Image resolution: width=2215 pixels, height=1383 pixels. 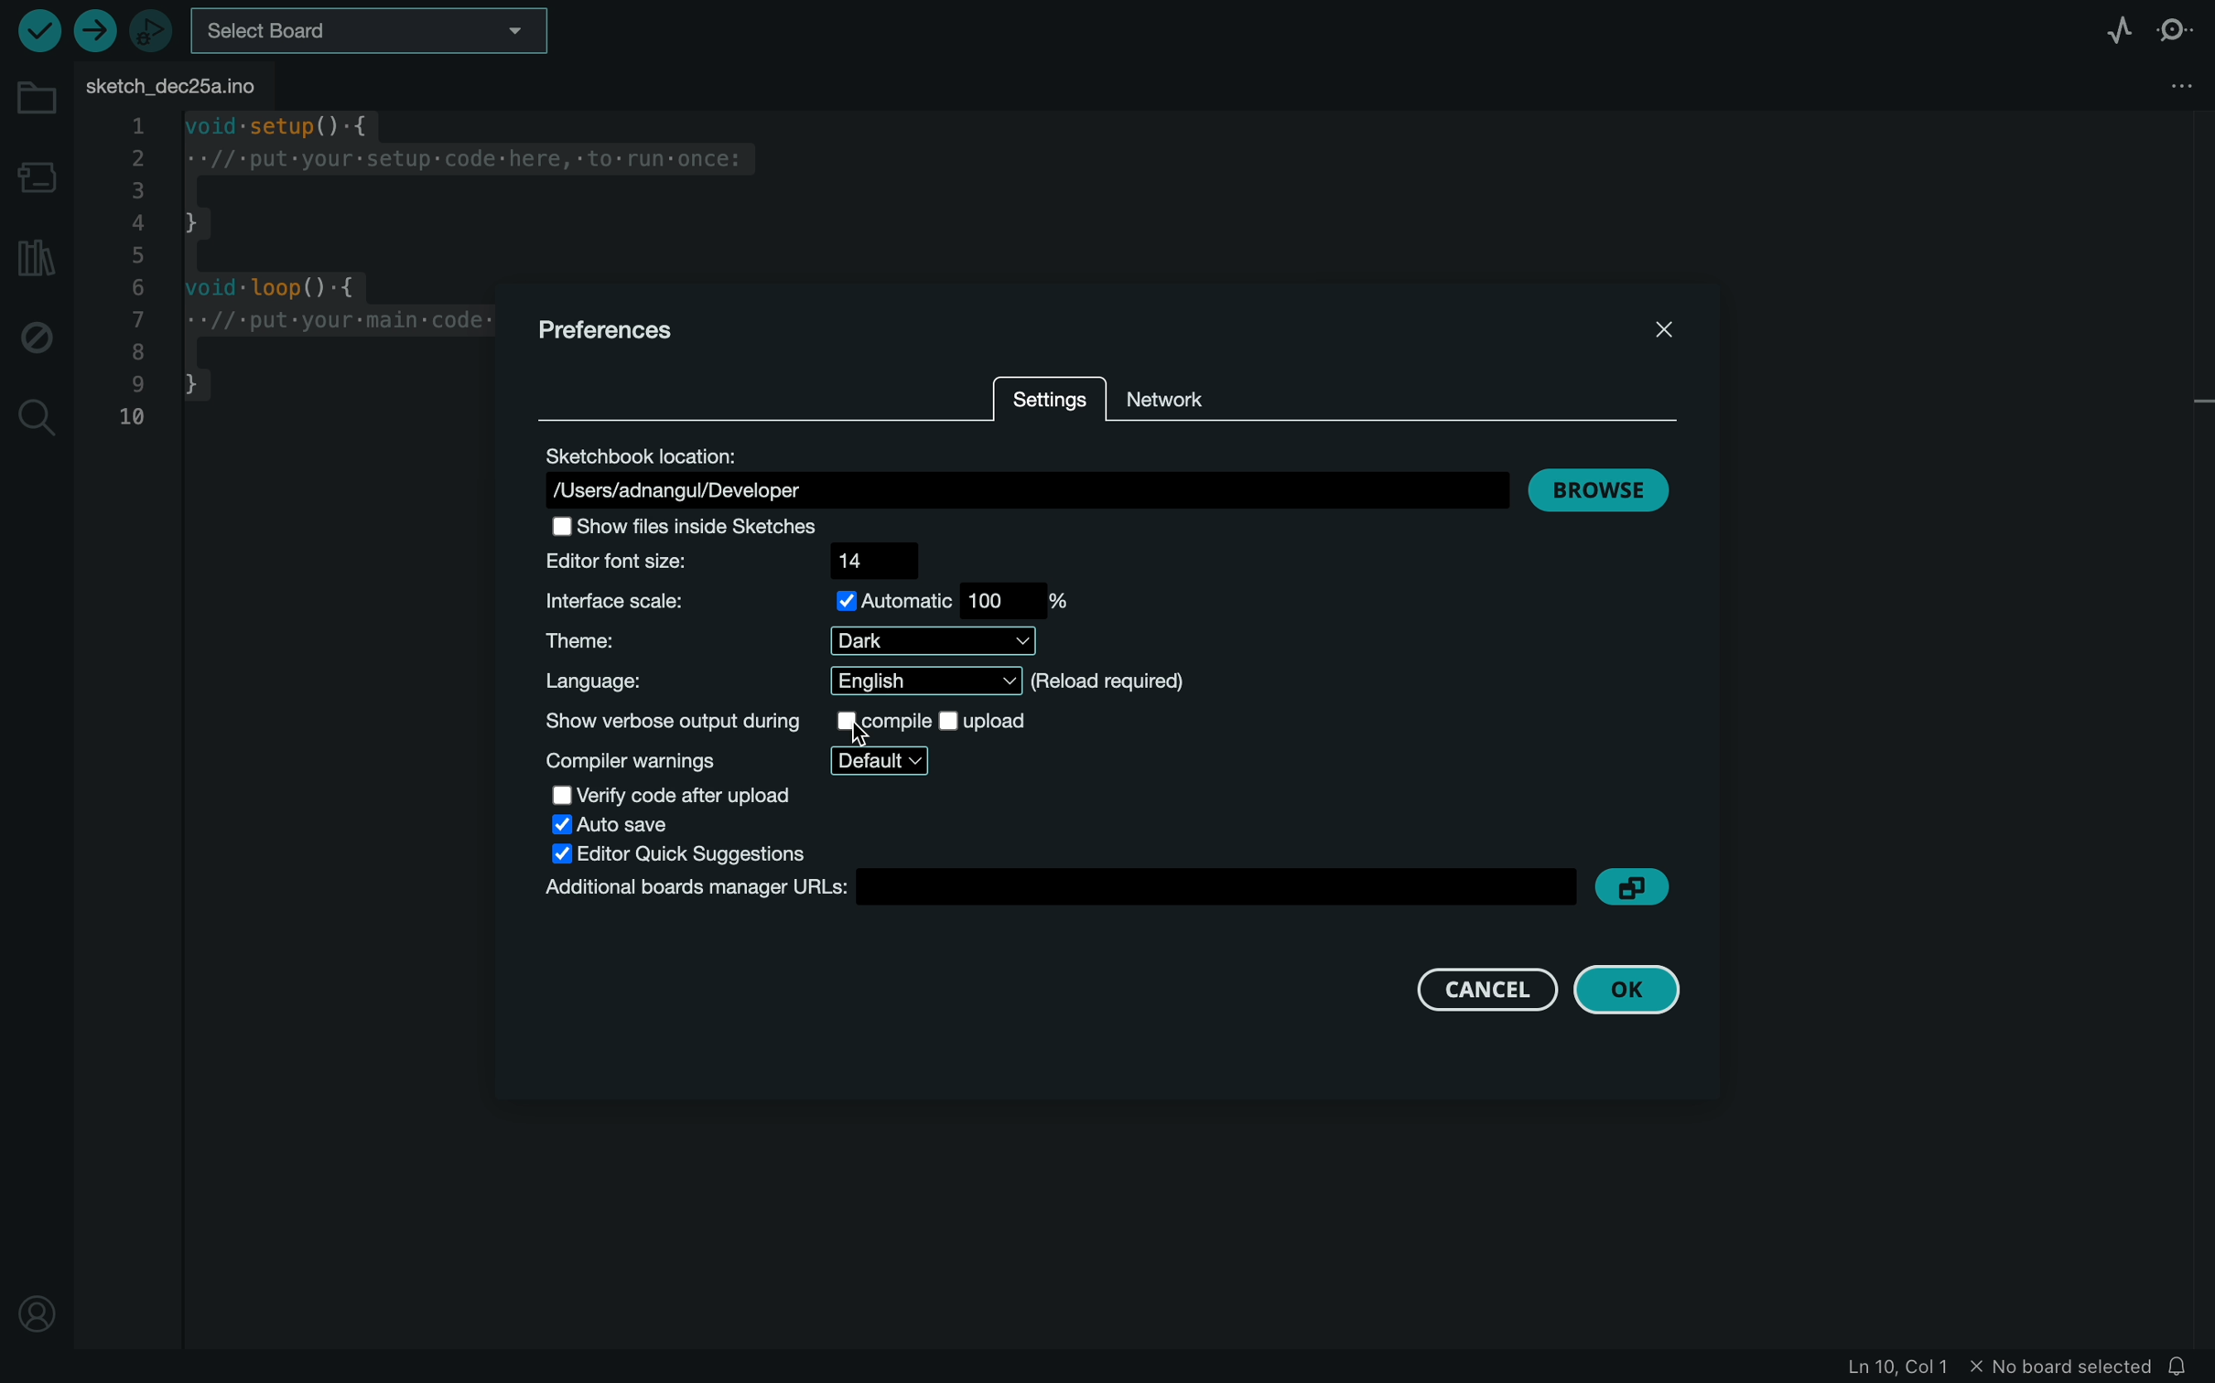 What do you see at coordinates (611, 330) in the screenshot?
I see `prefernces` at bounding box center [611, 330].